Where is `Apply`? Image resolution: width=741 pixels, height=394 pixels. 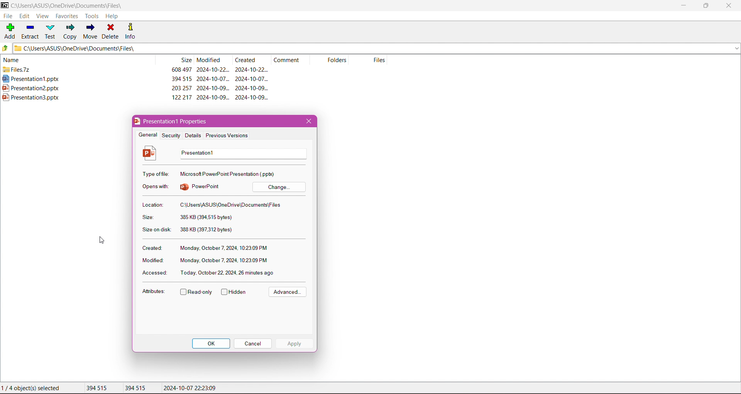
Apply is located at coordinates (296, 344).